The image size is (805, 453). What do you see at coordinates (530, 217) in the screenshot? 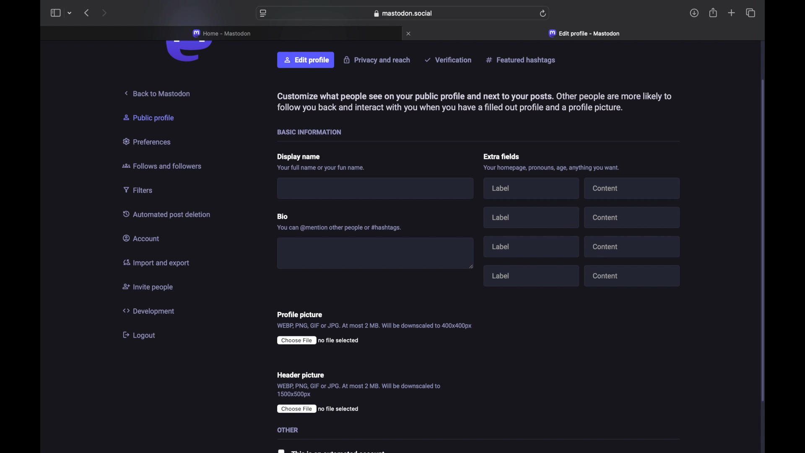
I see `label` at bounding box center [530, 217].